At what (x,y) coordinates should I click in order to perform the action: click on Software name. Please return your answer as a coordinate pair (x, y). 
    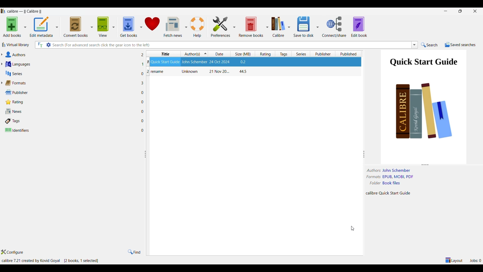
    Looking at the image, I should click on (26, 11).